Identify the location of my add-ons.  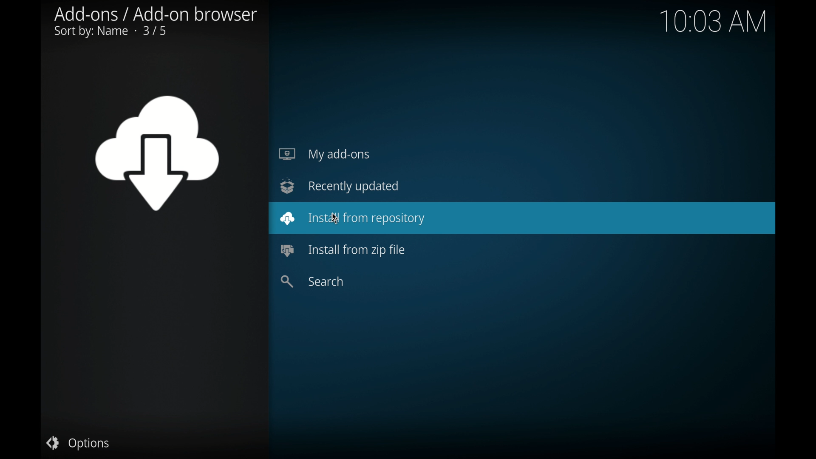
(323, 154).